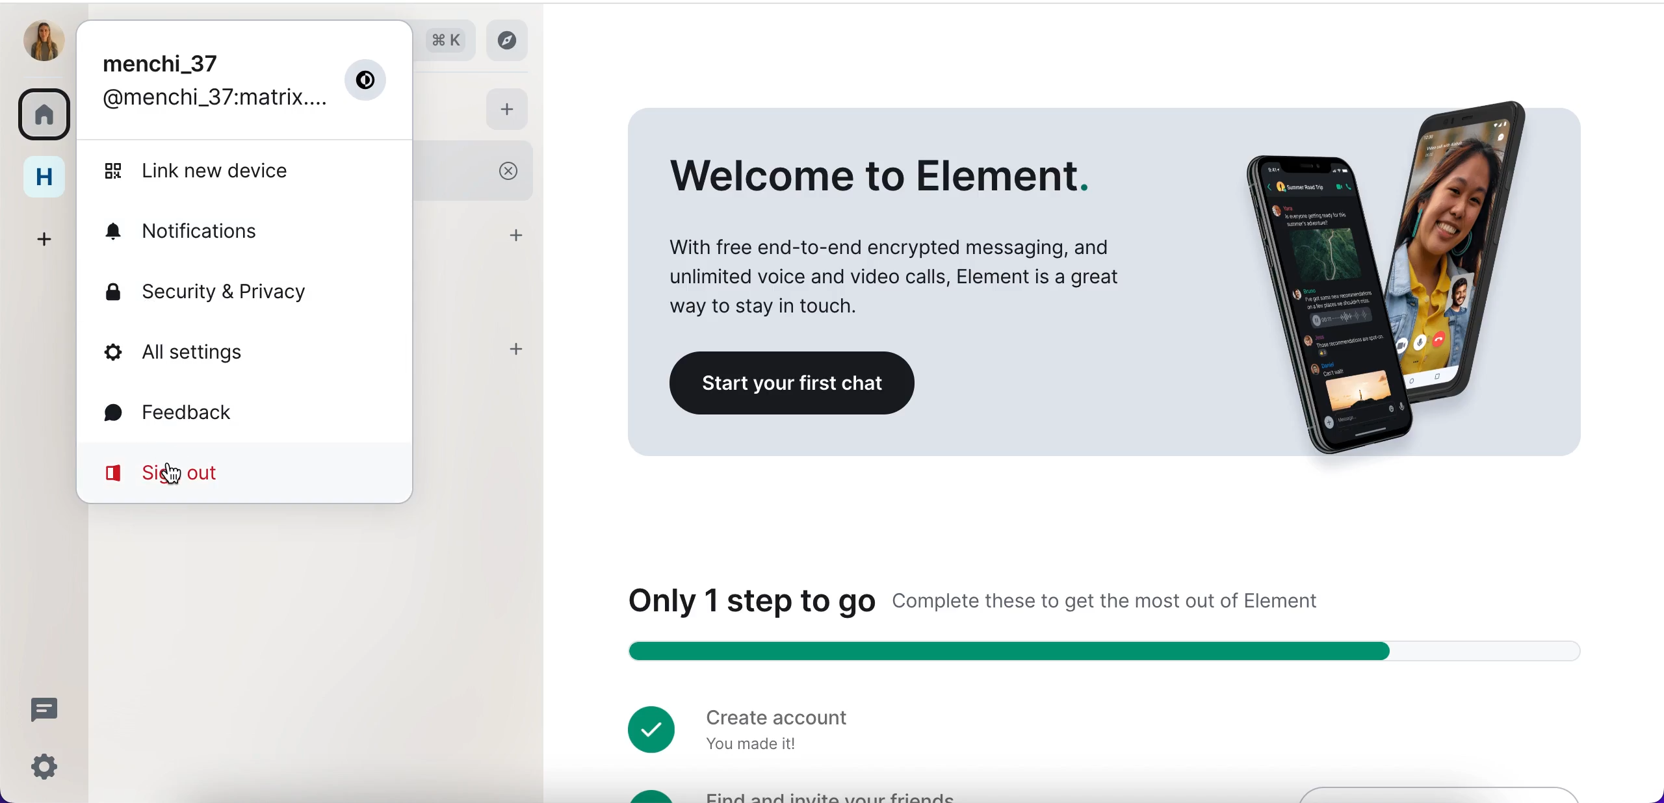 The width and height of the screenshot is (1664, 803). Describe the element at coordinates (215, 355) in the screenshot. I see `all settings` at that location.